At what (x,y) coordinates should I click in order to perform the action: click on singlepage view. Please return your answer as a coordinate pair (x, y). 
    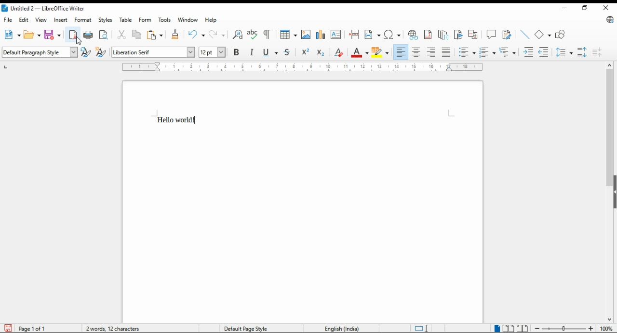
    Looking at the image, I should click on (496, 328).